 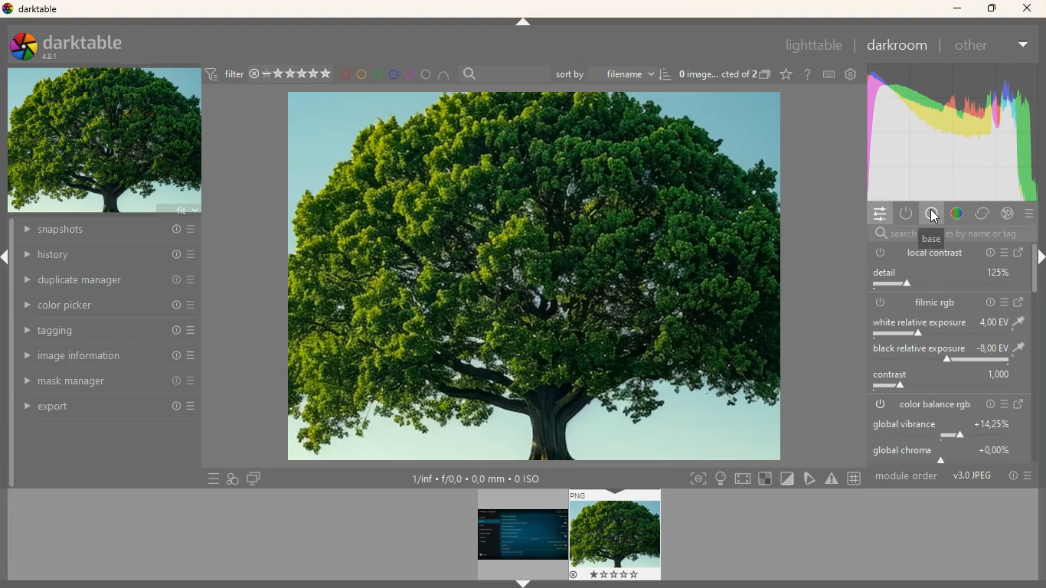 I want to click on doubt, so click(x=806, y=75).